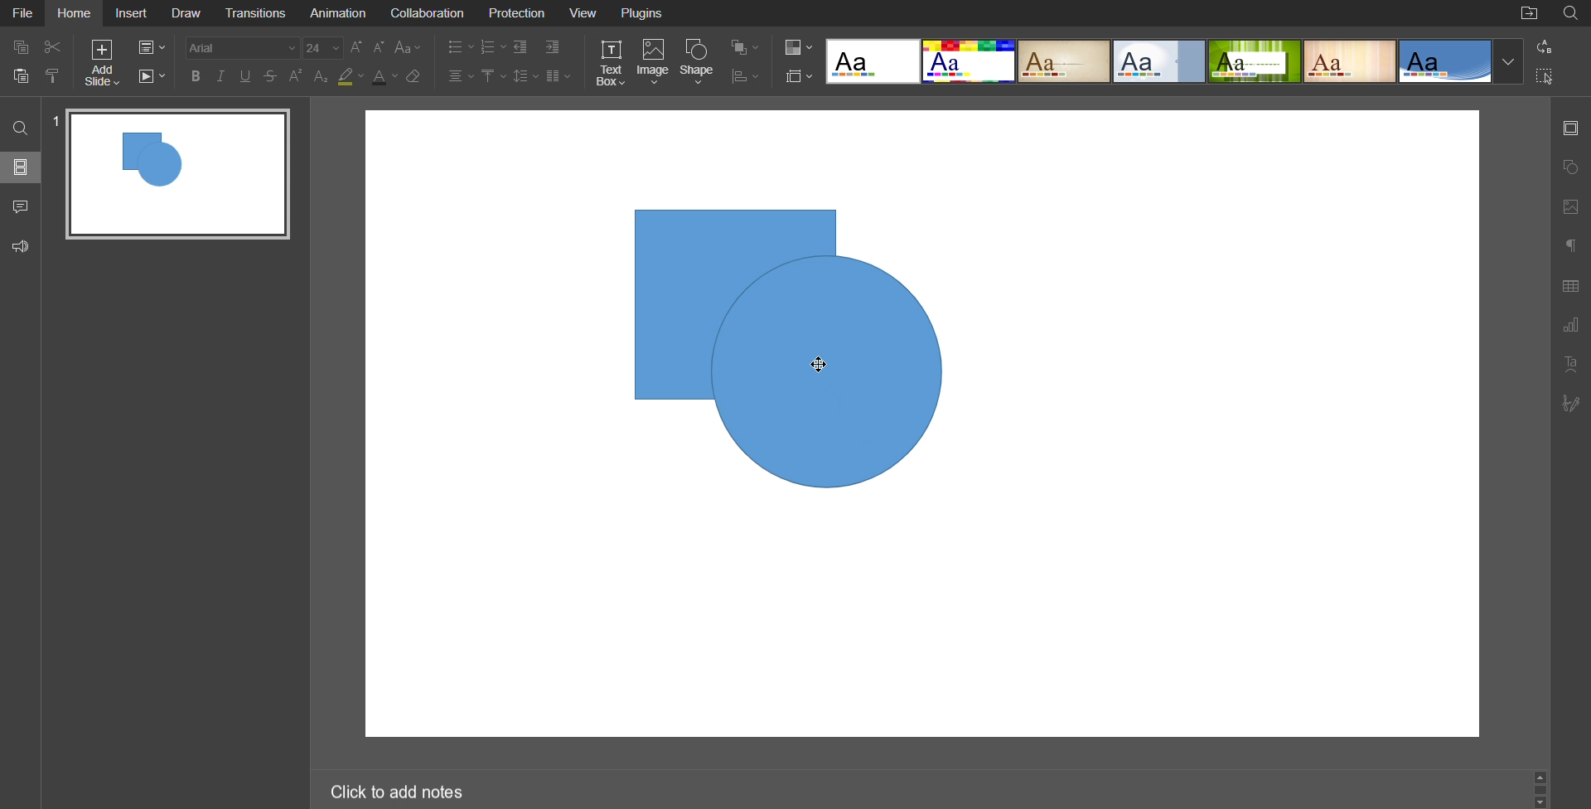  I want to click on Slide Settings, so click(800, 75).